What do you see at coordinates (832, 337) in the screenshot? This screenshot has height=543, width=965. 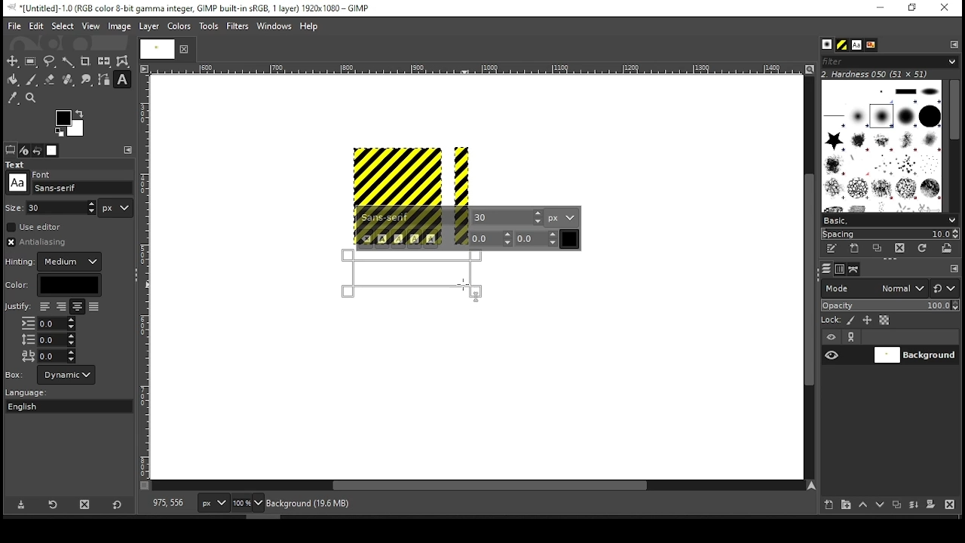 I see `layer visibility` at bounding box center [832, 337].